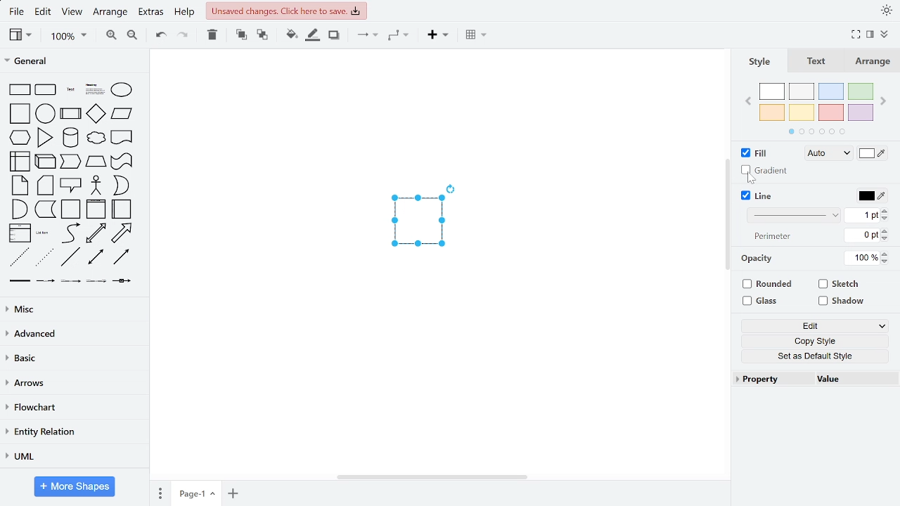 This screenshot has width=900, height=506. What do you see at coordinates (96, 233) in the screenshot?
I see `general shapes` at bounding box center [96, 233].